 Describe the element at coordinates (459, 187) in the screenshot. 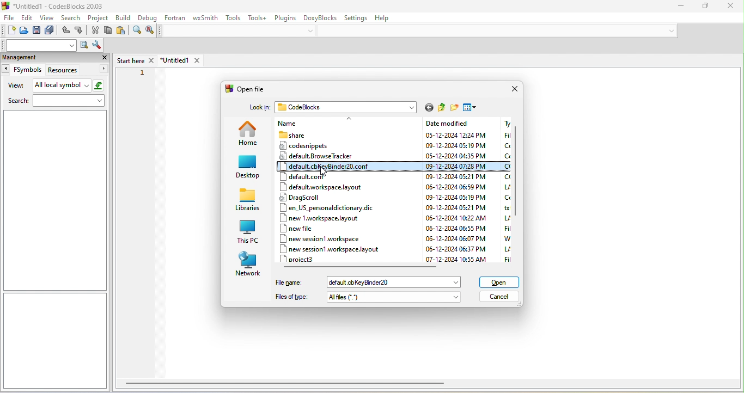

I see `date` at that location.